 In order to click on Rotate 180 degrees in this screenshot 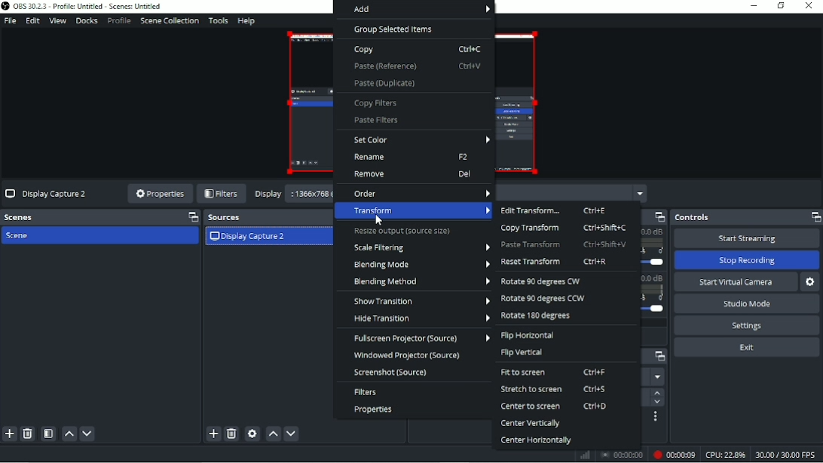, I will do `click(538, 317)`.